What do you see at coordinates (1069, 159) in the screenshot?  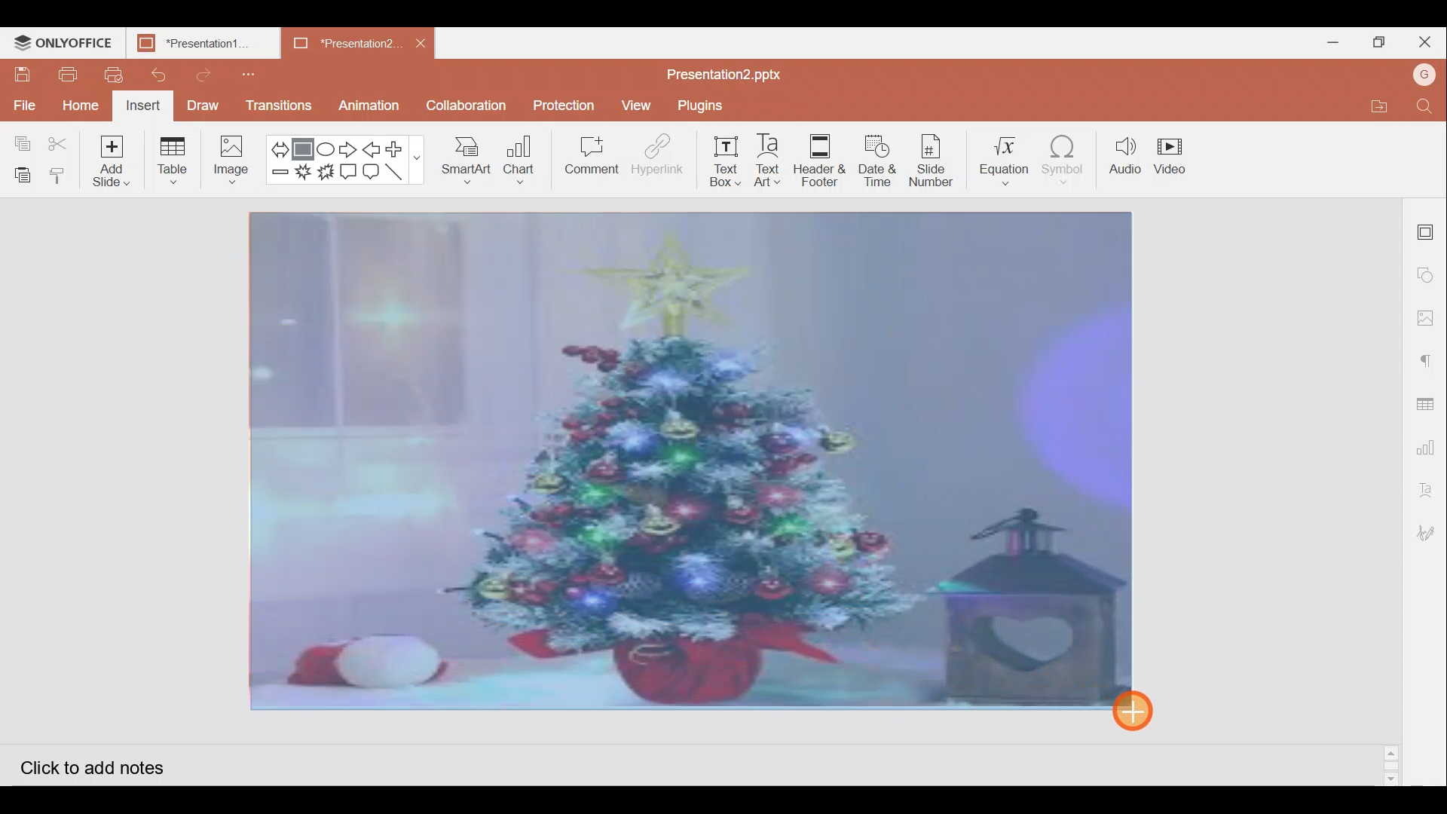 I see `Symbol` at bounding box center [1069, 159].